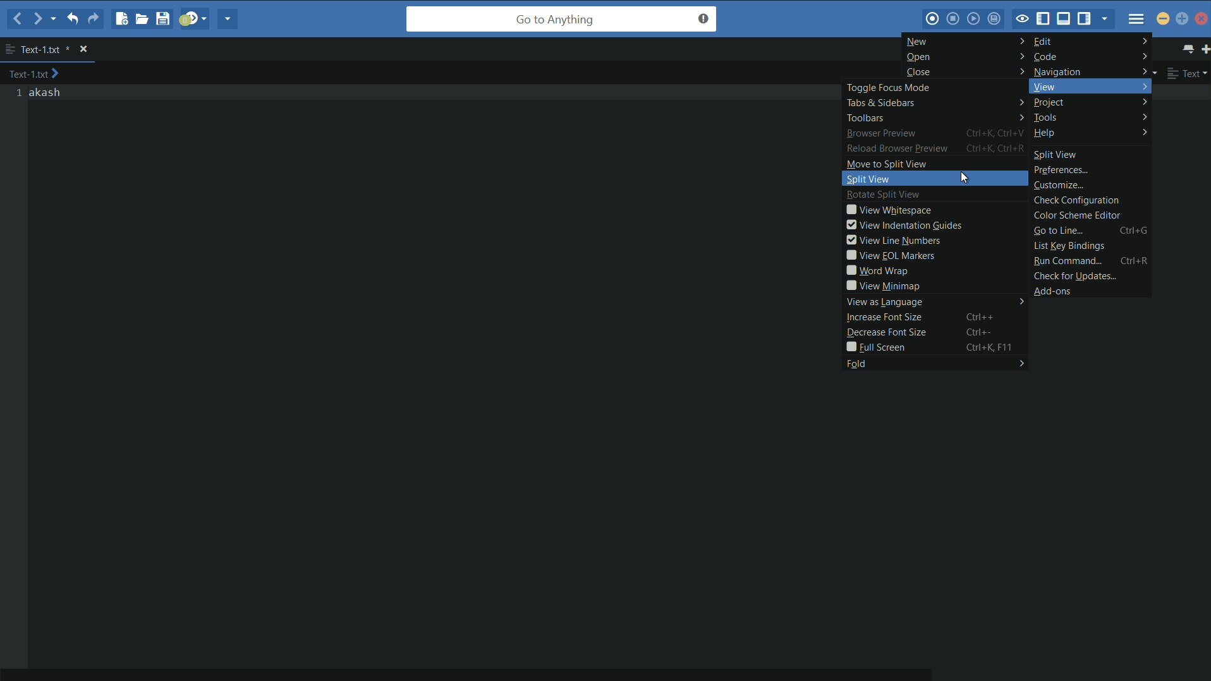  Describe the element at coordinates (1186, 48) in the screenshot. I see `show all tab` at that location.